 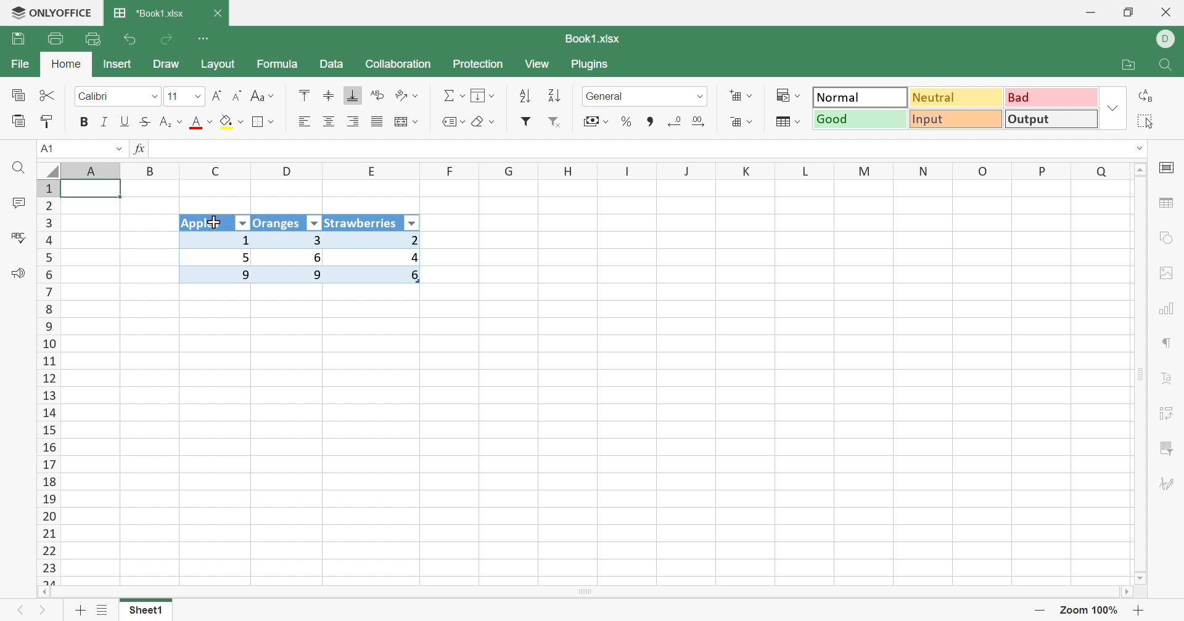 I want to click on Copy style, so click(x=49, y=120).